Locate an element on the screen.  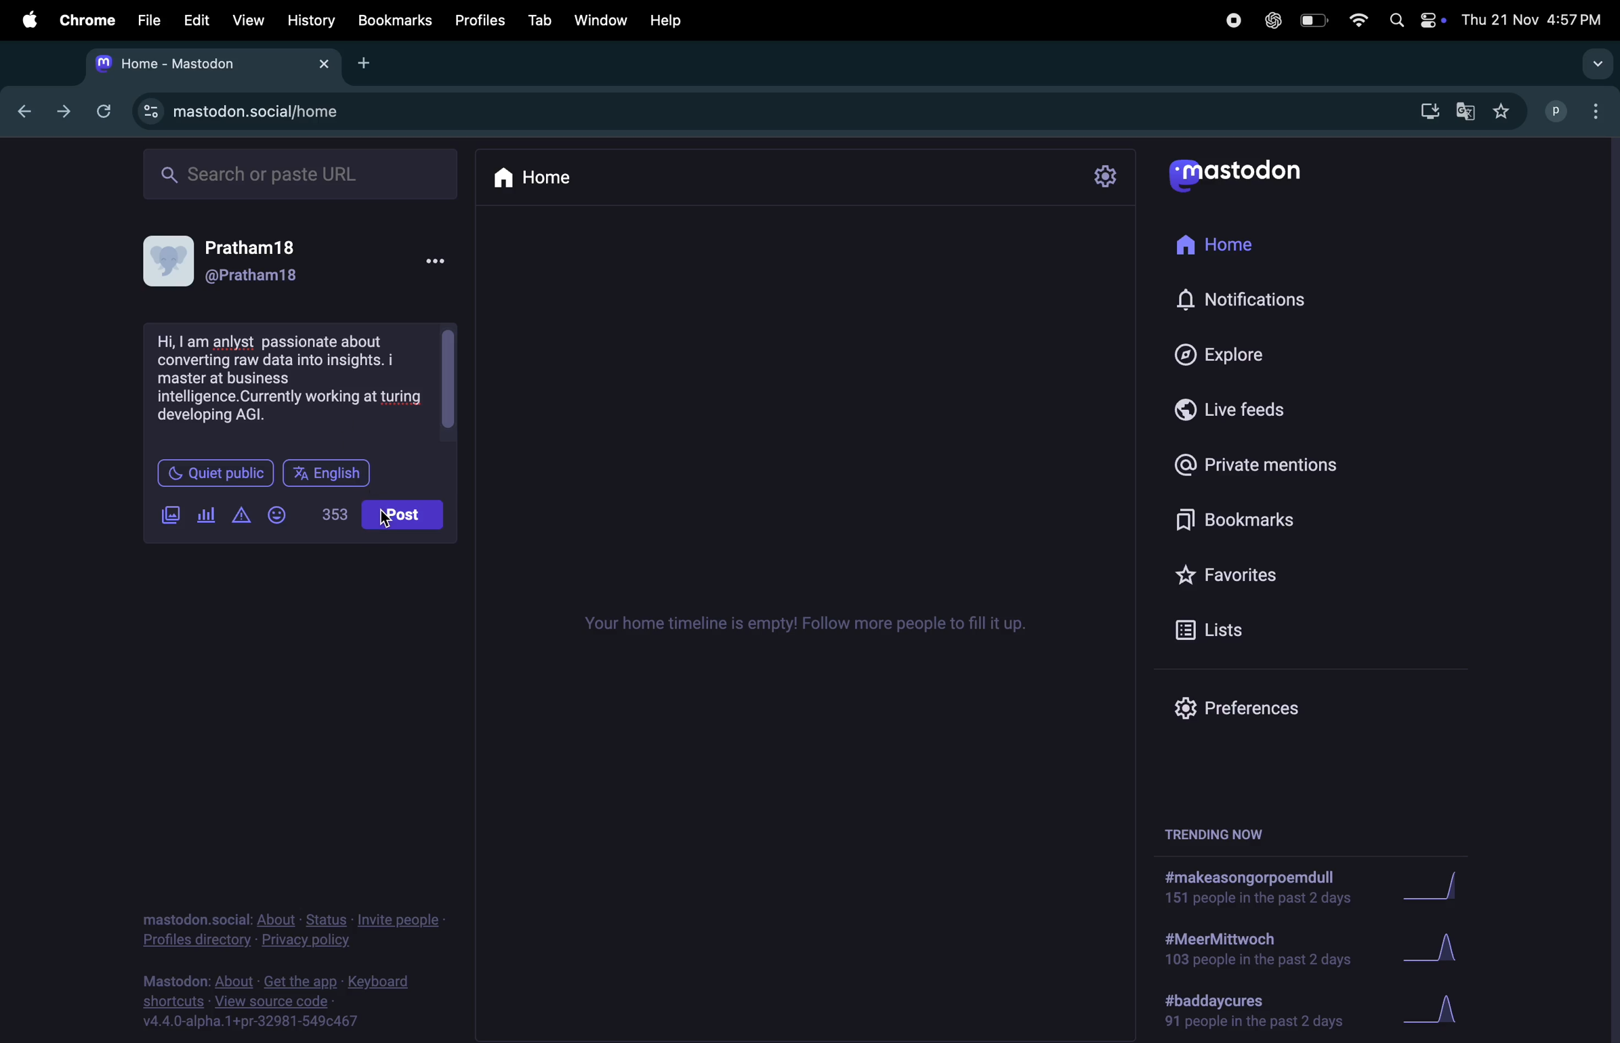
smiley is located at coordinates (280, 509).